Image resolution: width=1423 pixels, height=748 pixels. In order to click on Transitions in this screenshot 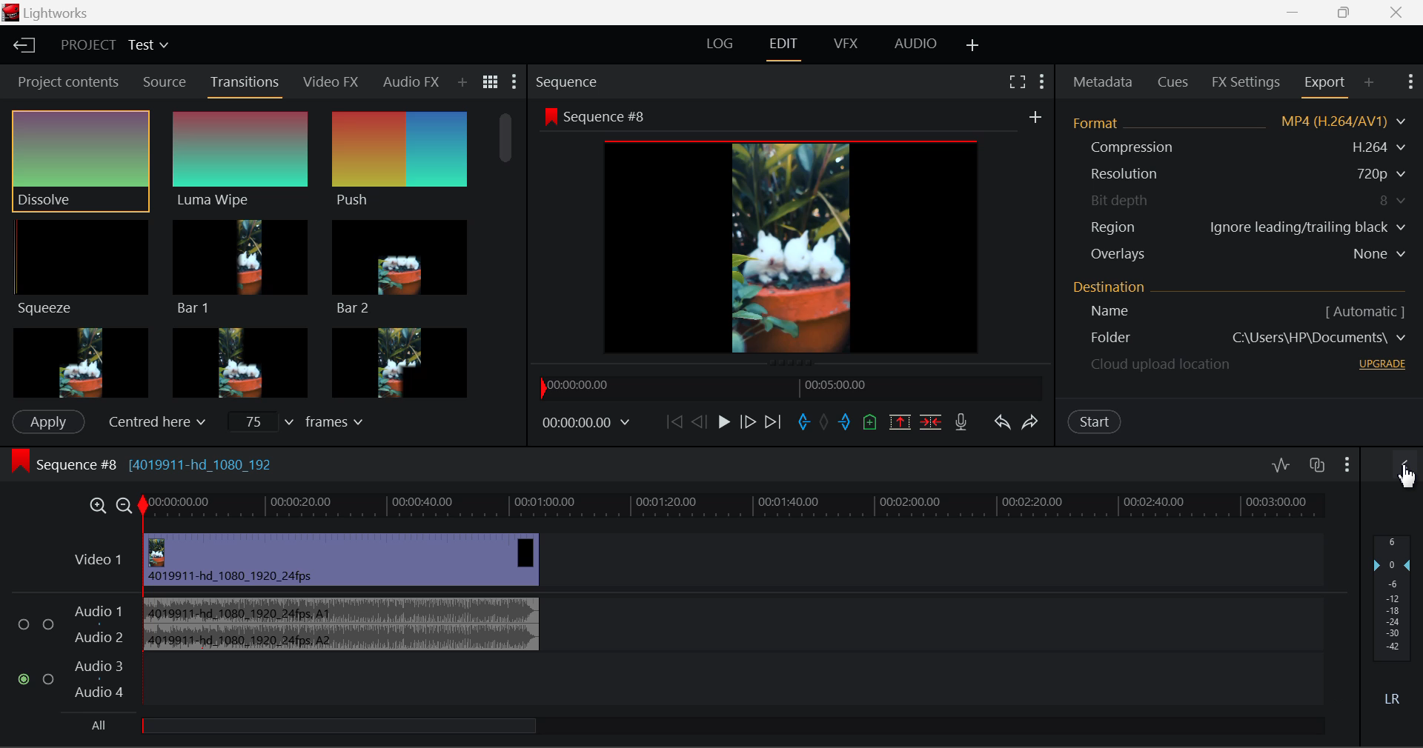, I will do `click(243, 85)`.